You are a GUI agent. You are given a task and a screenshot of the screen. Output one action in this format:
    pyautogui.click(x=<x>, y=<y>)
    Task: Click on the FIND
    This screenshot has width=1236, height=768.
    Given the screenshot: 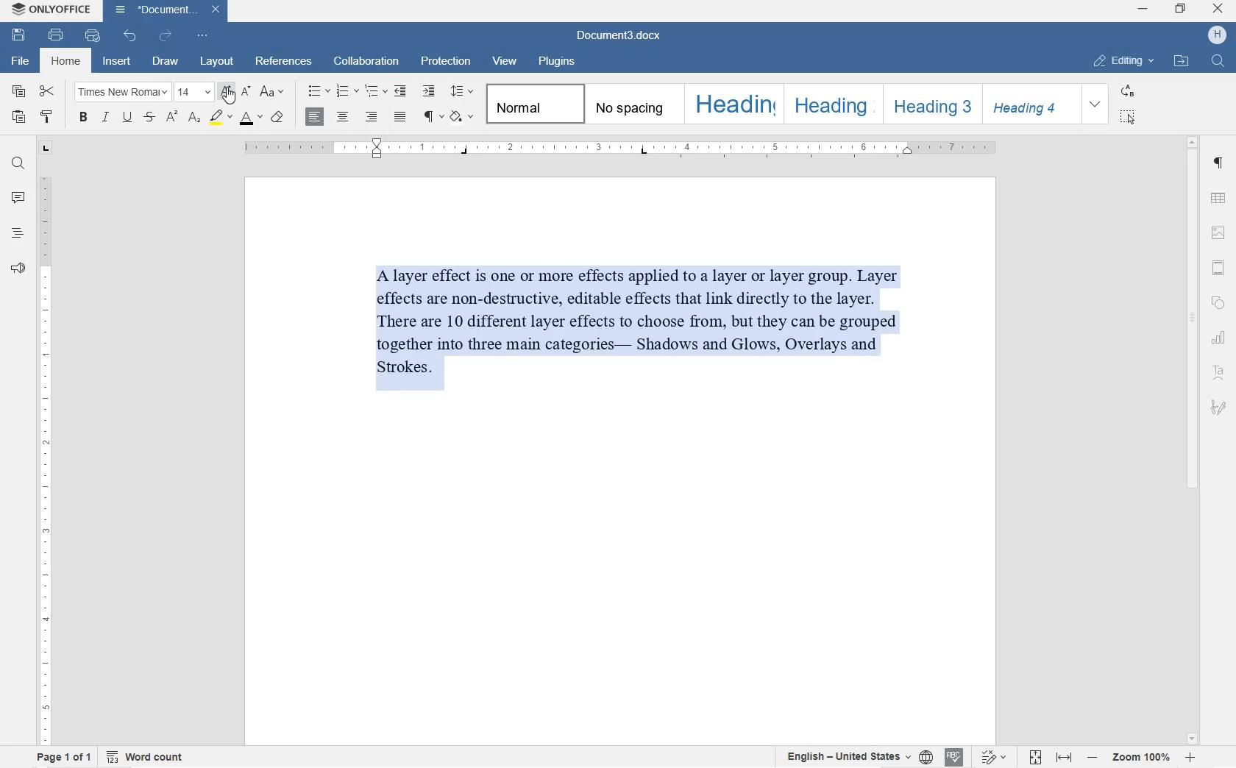 What is the action you would take?
    pyautogui.click(x=1218, y=63)
    